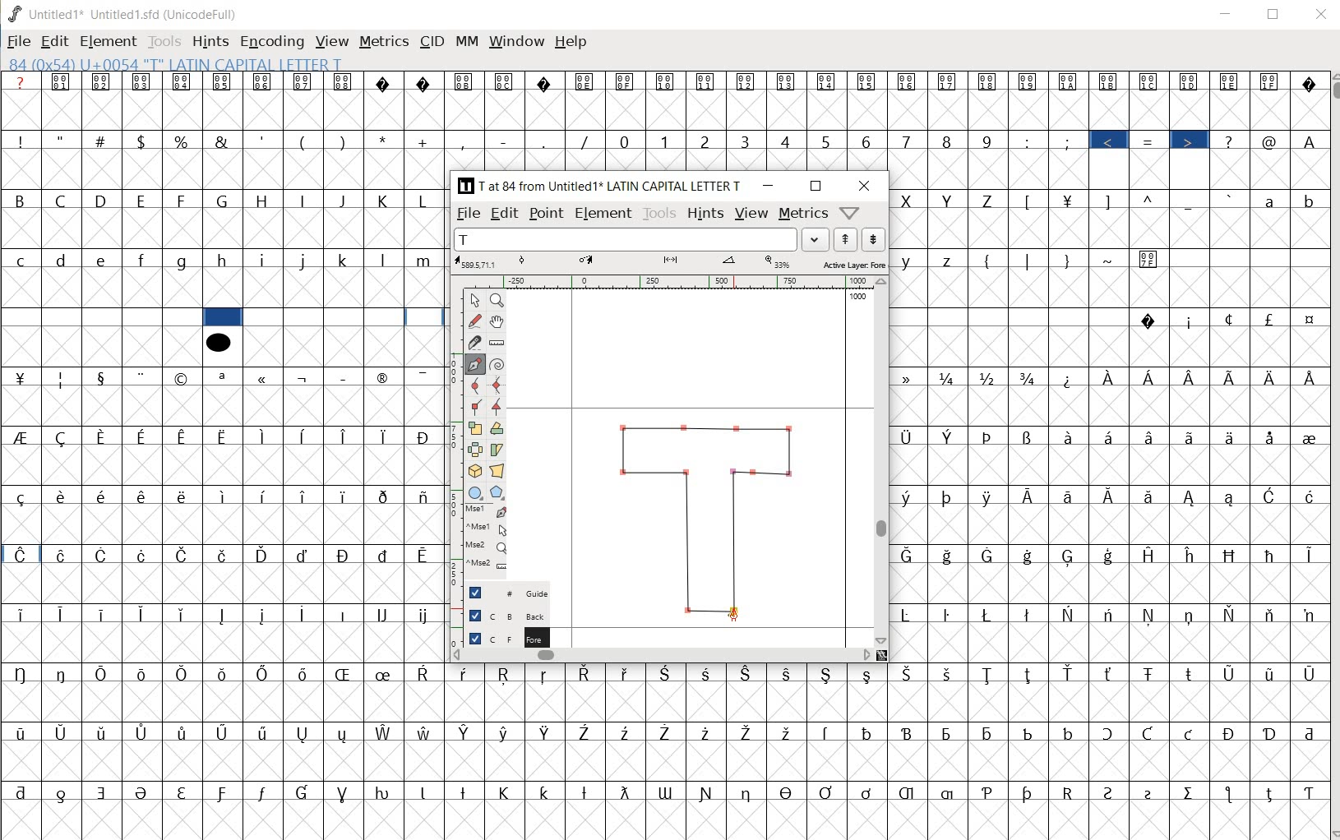 This screenshot has width=1340, height=840. Describe the element at coordinates (487, 547) in the screenshot. I see `Mouse wheel button` at that location.